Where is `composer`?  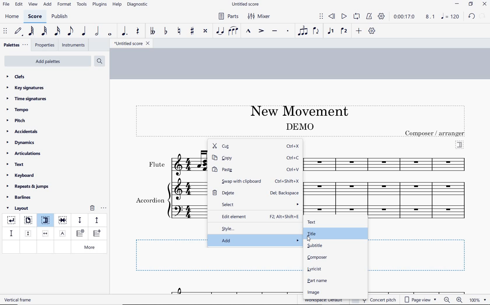 composer is located at coordinates (318, 257).